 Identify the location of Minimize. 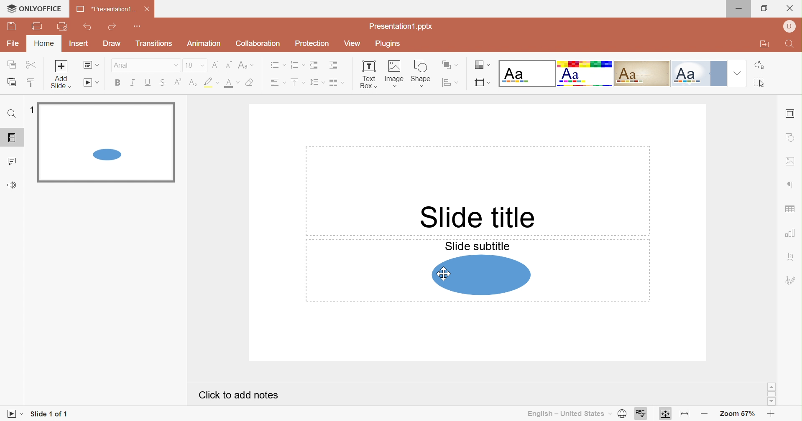
(742, 9).